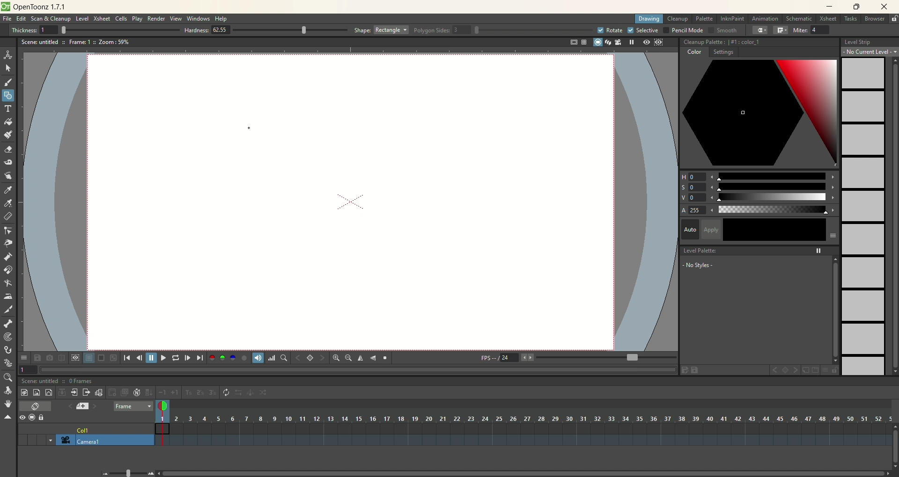 This screenshot has width=899, height=477. Describe the element at coordinates (814, 370) in the screenshot. I see `new page` at that location.